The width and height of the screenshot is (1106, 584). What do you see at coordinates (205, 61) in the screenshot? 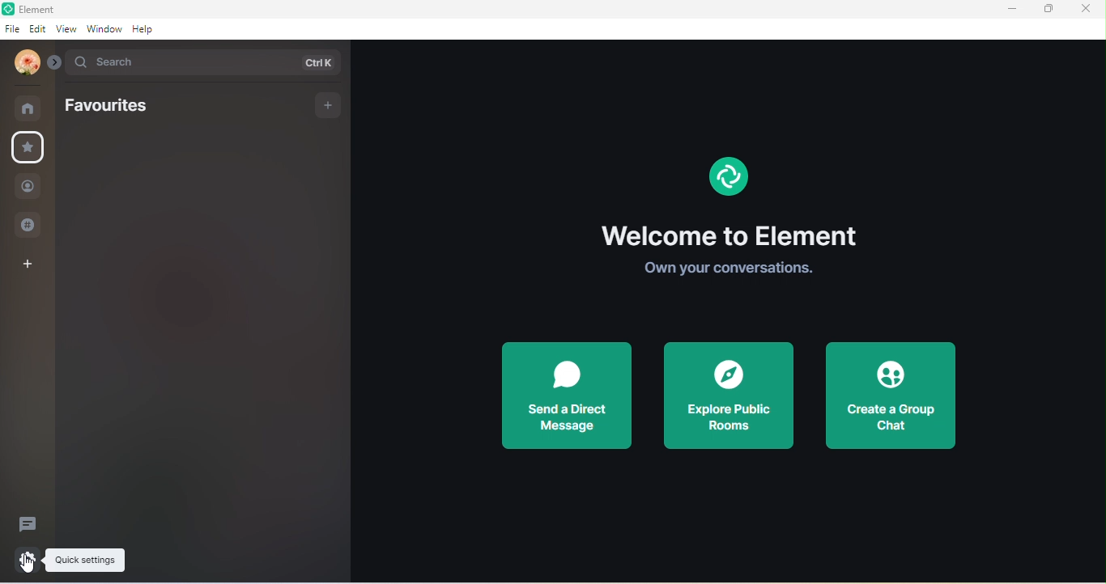
I see `search` at bounding box center [205, 61].